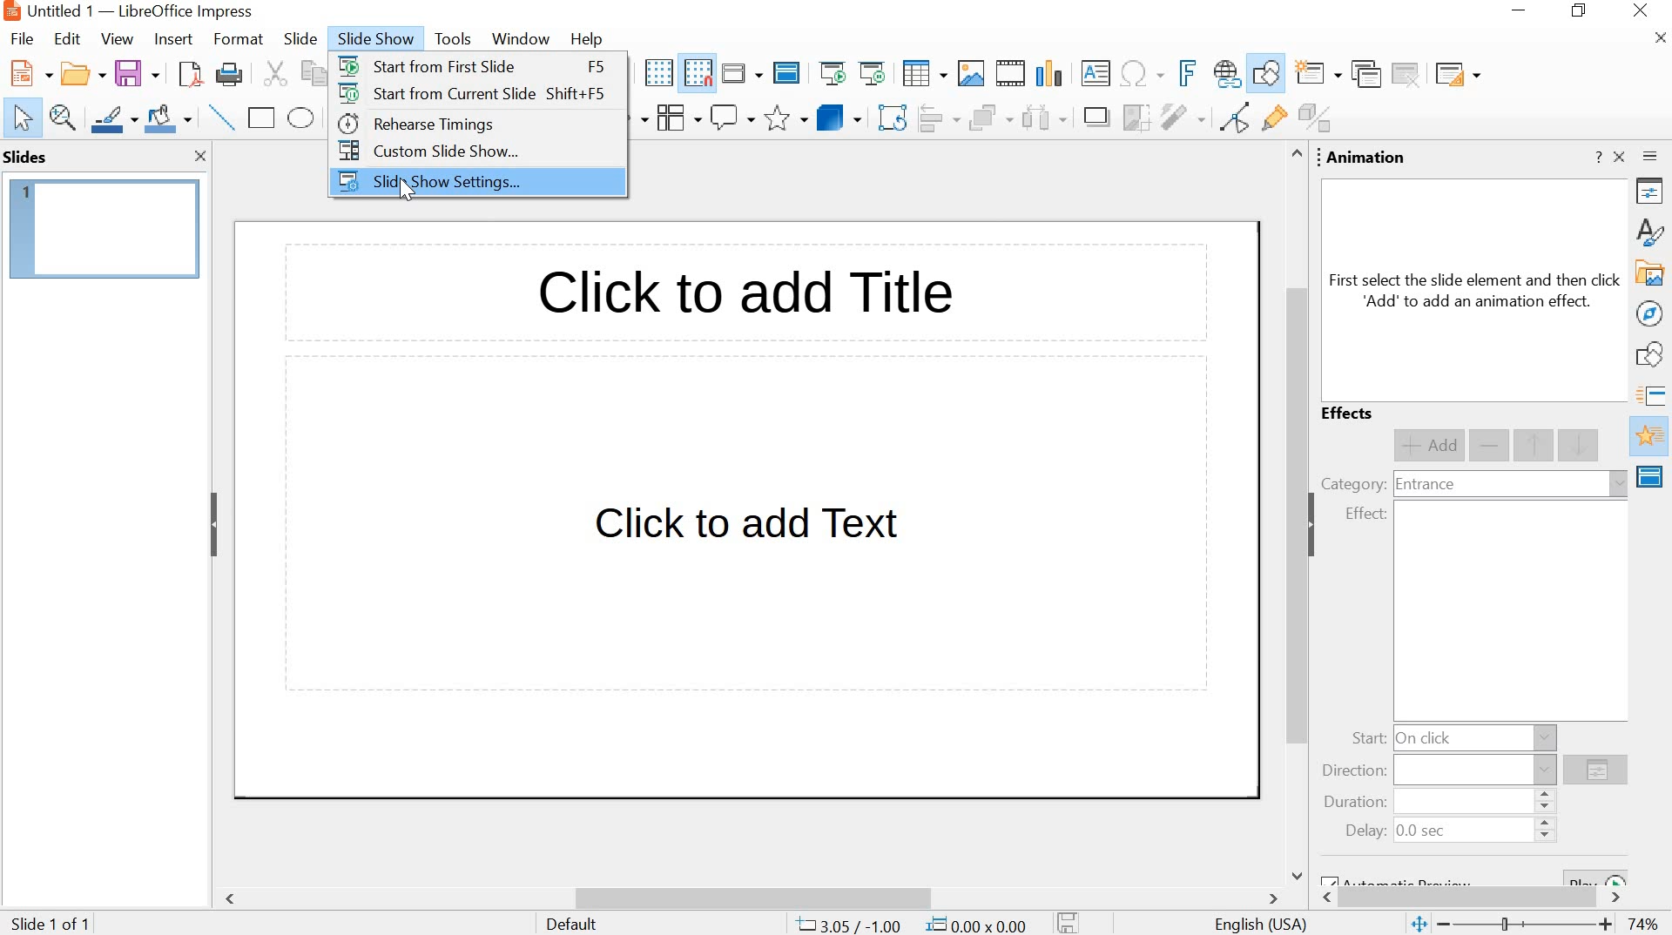 The image size is (1672, 935). I want to click on view menu, so click(117, 39).